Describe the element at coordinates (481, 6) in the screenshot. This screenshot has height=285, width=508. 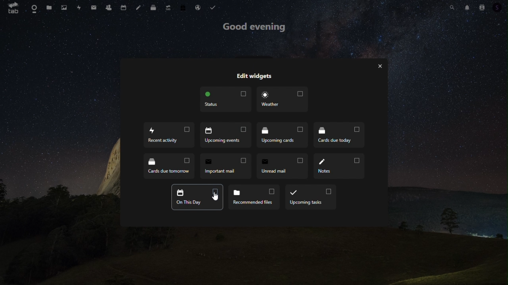
I see `Contacts` at that location.